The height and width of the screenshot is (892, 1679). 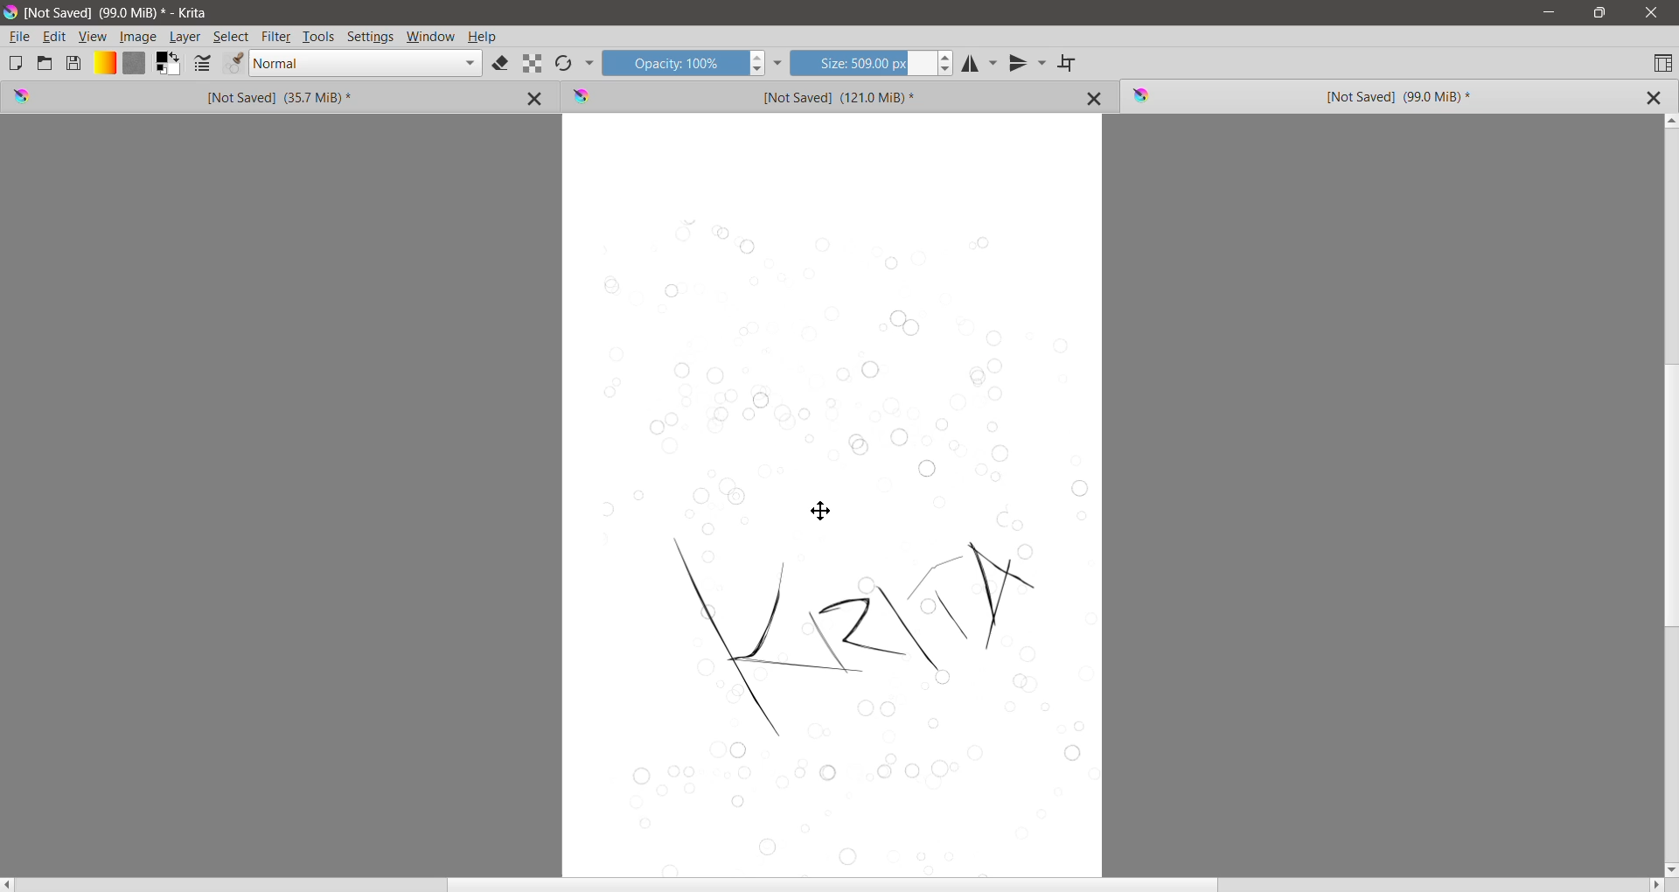 I want to click on Close, so click(x=1652, y=13).